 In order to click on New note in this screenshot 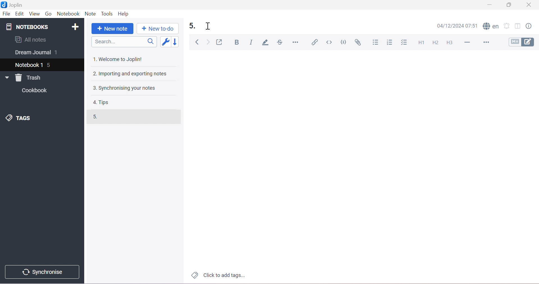, I will do `click(111, 29)`.